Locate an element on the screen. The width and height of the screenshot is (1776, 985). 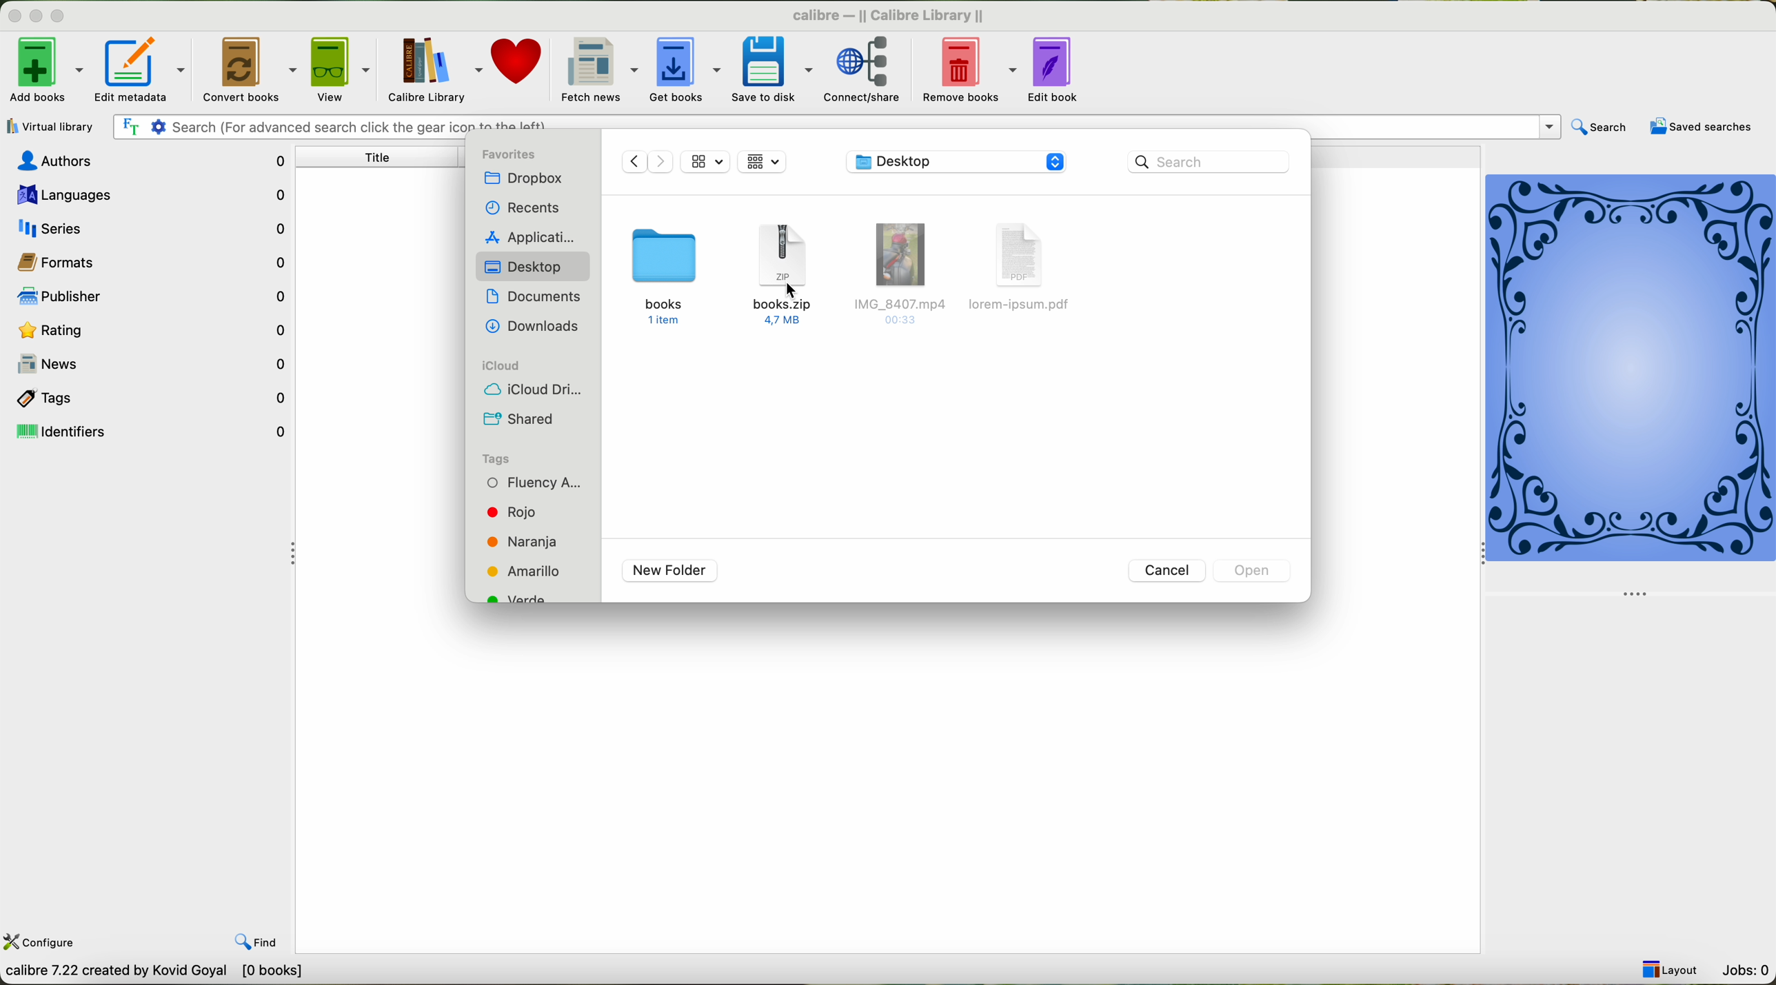
search is located at coordinates (1602, 126).